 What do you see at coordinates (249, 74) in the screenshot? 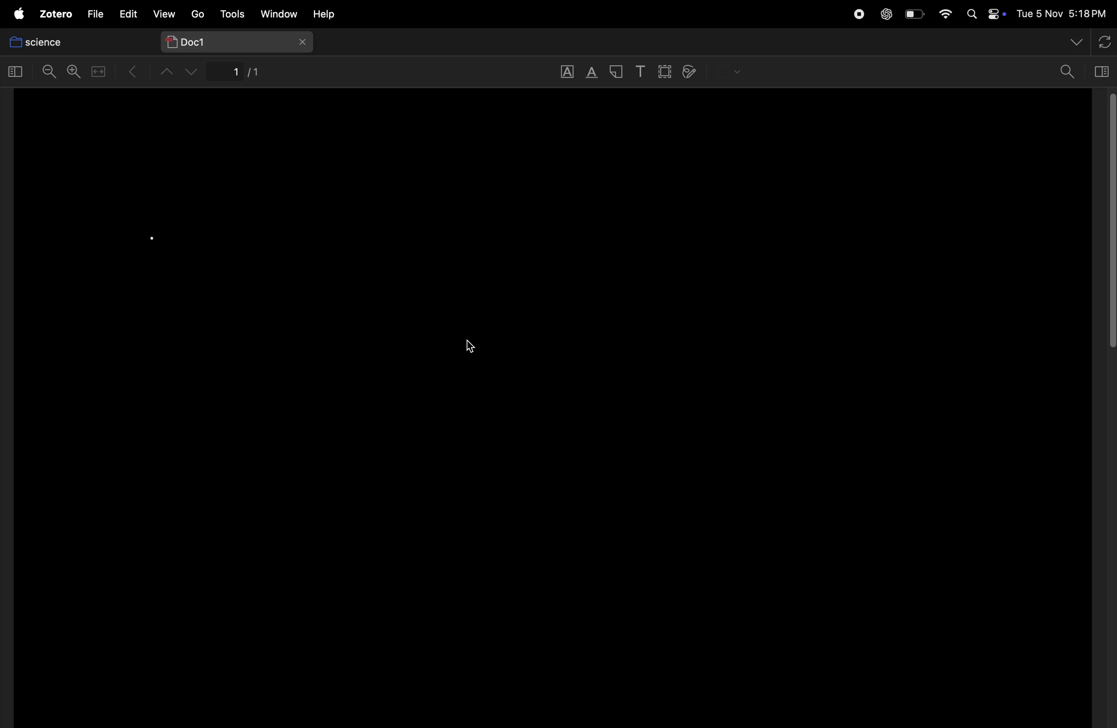
I see `1/1 (page)` at bounding box center [249, 74].